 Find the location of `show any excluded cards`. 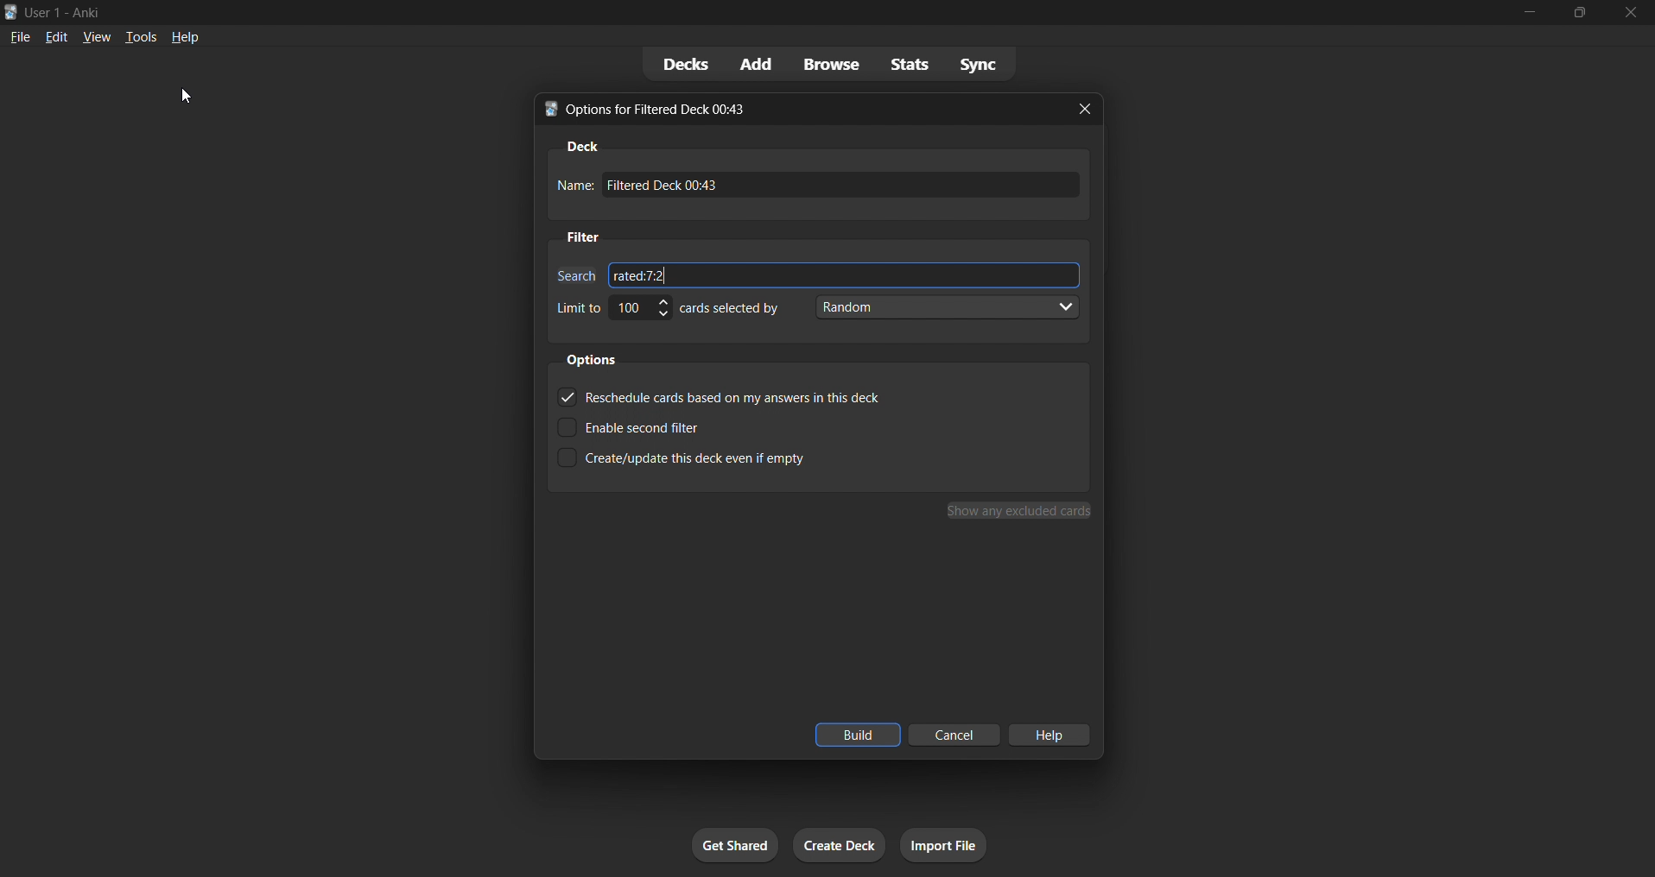

show any excluded cards is located at coordinates (1018, 512).